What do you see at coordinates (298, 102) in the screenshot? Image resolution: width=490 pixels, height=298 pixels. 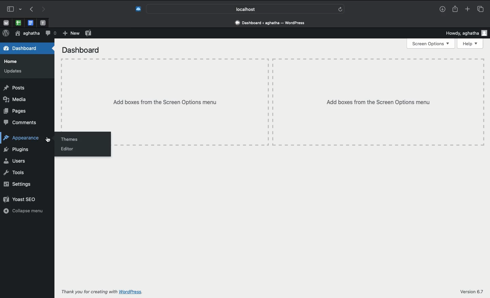 I see `Add boxes from screen options menu` at bounding box center [298, 102].